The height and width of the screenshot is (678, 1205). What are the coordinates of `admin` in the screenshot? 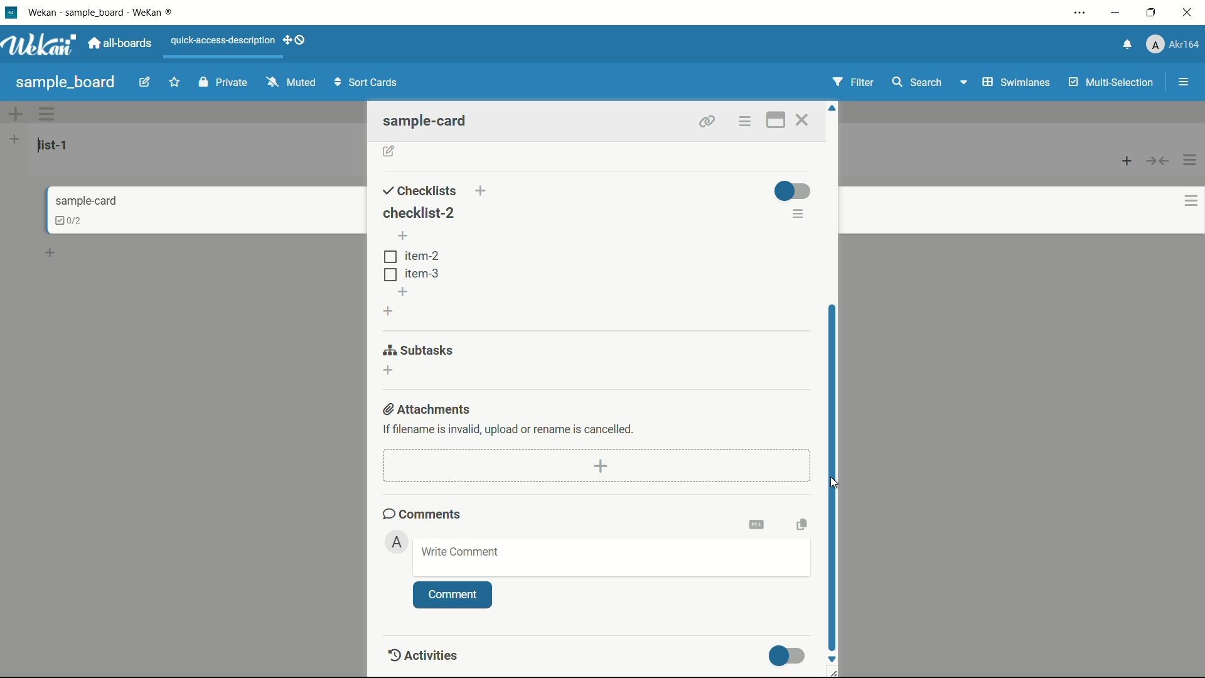 It's located at (397, 542).